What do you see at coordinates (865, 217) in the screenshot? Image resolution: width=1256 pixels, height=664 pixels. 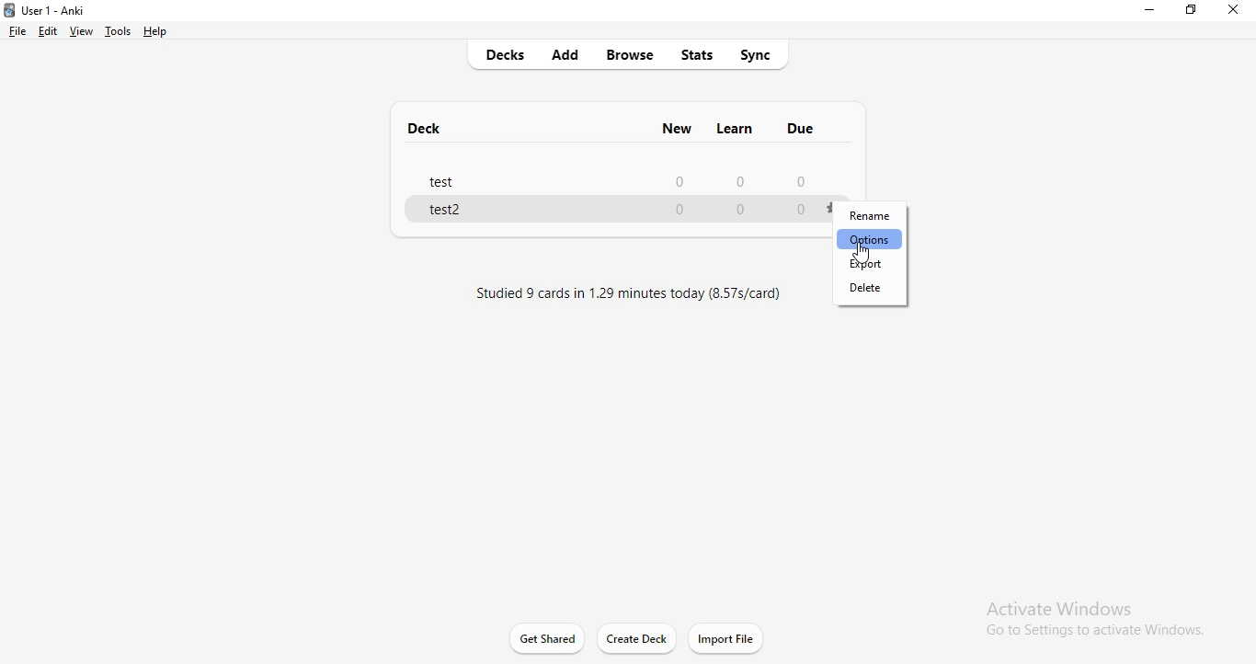 I see `rename` at bounding box center [865, 217].